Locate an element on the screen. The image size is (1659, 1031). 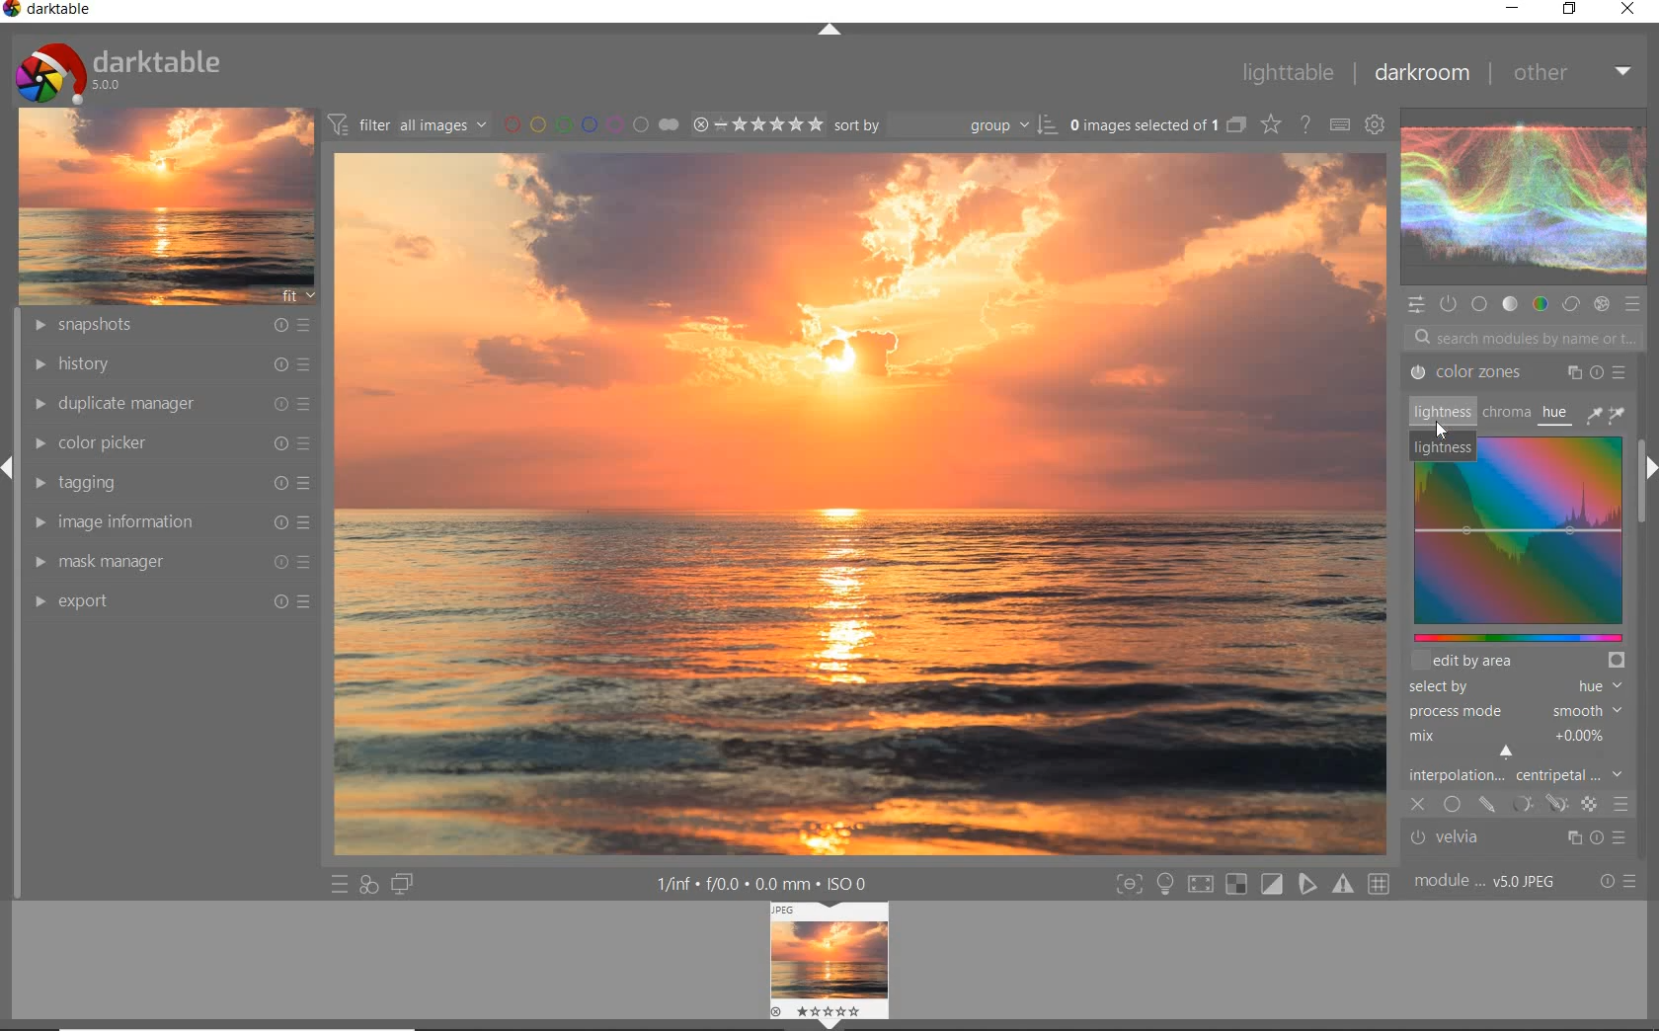
SELECTED IMAGE is located at coordinates (858, 503).